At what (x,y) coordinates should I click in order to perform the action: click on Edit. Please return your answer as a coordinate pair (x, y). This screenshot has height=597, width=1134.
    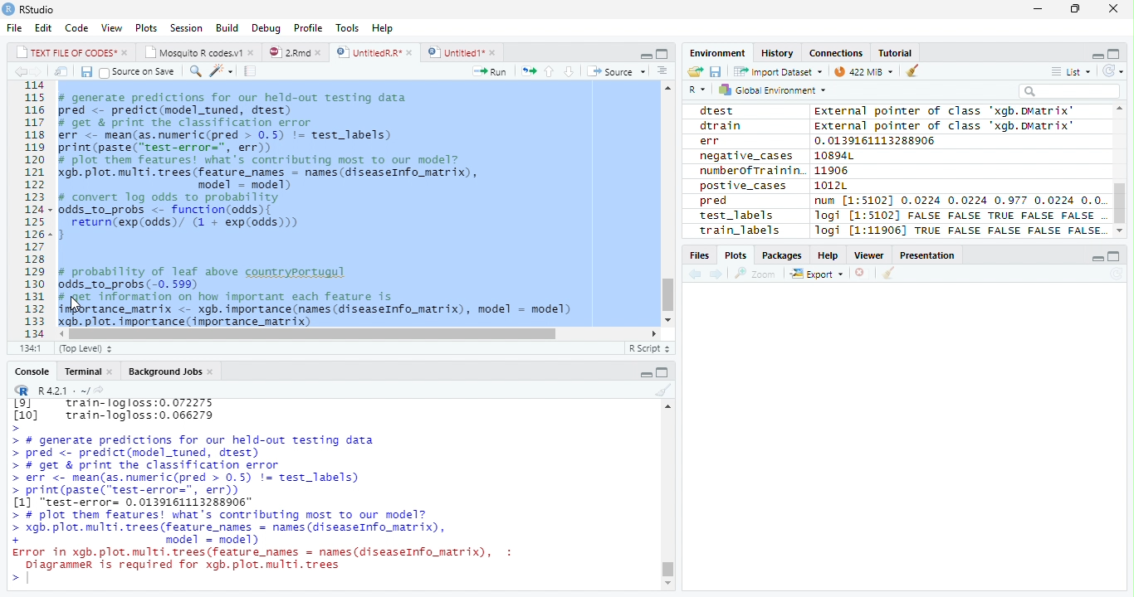
    Looking at the image, I should click on (42, 27).